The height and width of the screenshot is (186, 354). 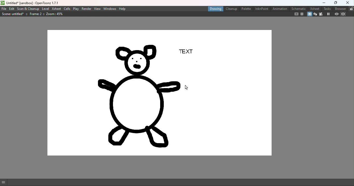 What do you see at coordinates (348, 3) in the screenshot?
I see `Close` at bounding box center [348, 3].